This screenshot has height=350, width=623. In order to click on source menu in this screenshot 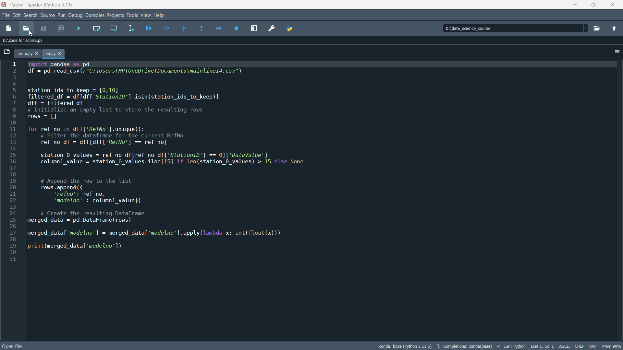, I will do `click(48, 15)`.